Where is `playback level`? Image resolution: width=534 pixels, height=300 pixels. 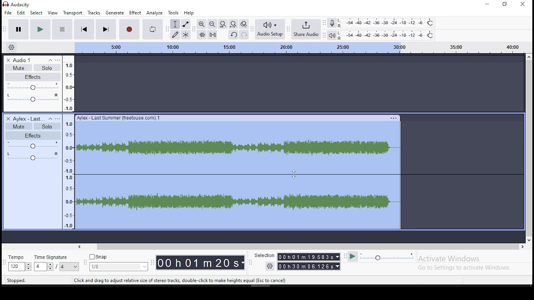
playback level is located at coordinates (386, 35).